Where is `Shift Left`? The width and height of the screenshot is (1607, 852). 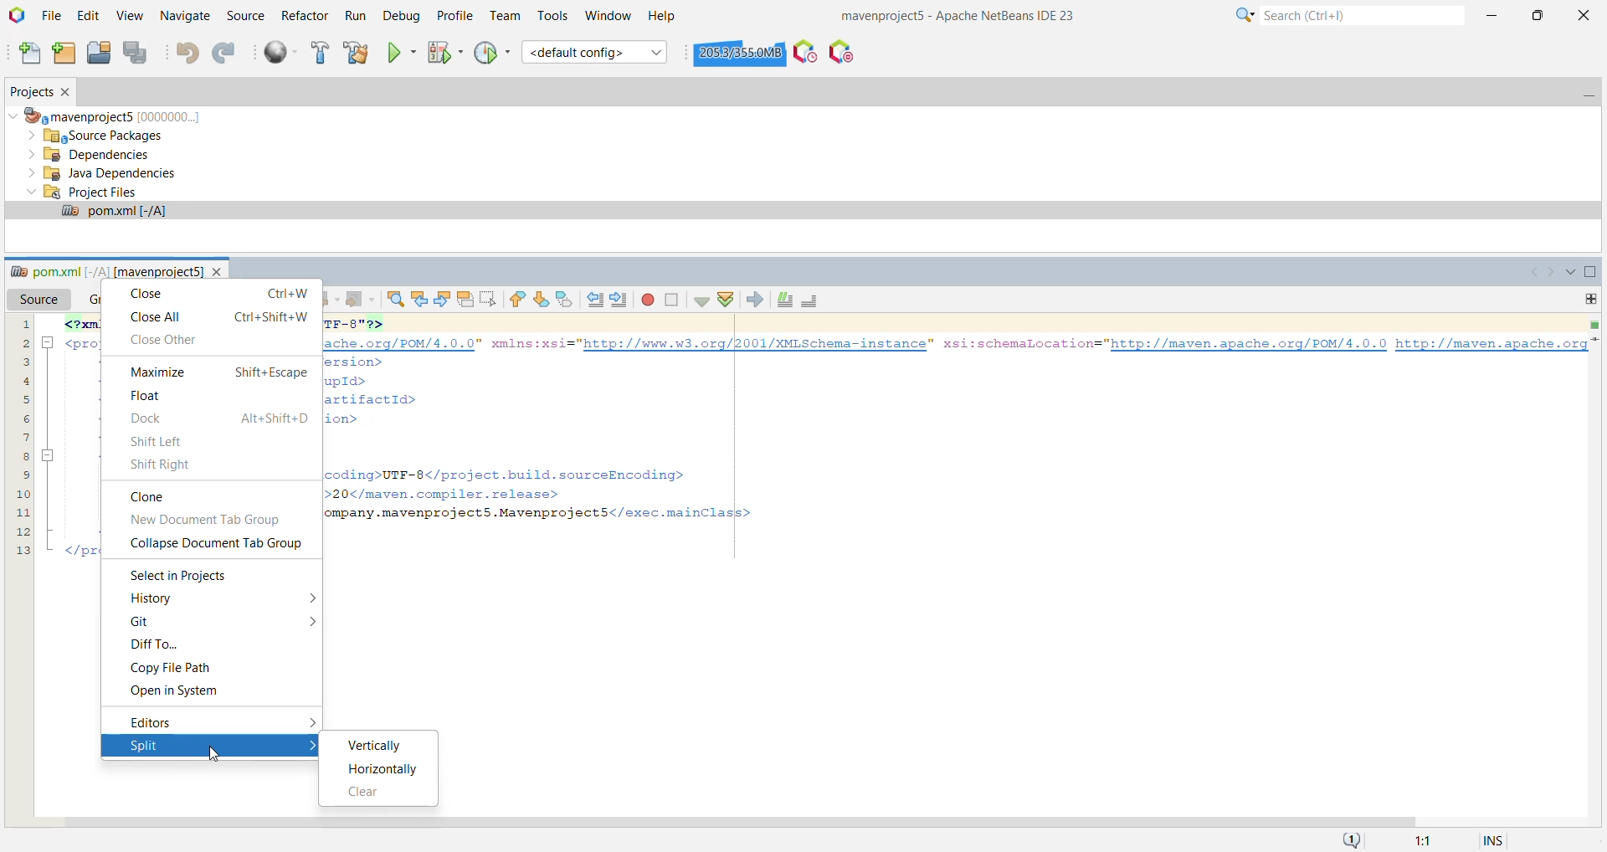 Shift Left is located at coordinates (161, 441).